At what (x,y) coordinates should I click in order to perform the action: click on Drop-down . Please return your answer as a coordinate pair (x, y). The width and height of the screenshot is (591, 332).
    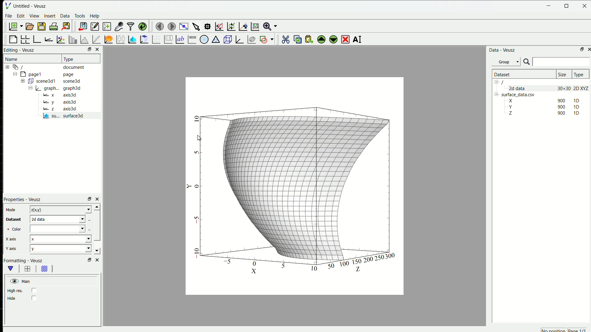
    Looking at the image, I should click on (89, 239).